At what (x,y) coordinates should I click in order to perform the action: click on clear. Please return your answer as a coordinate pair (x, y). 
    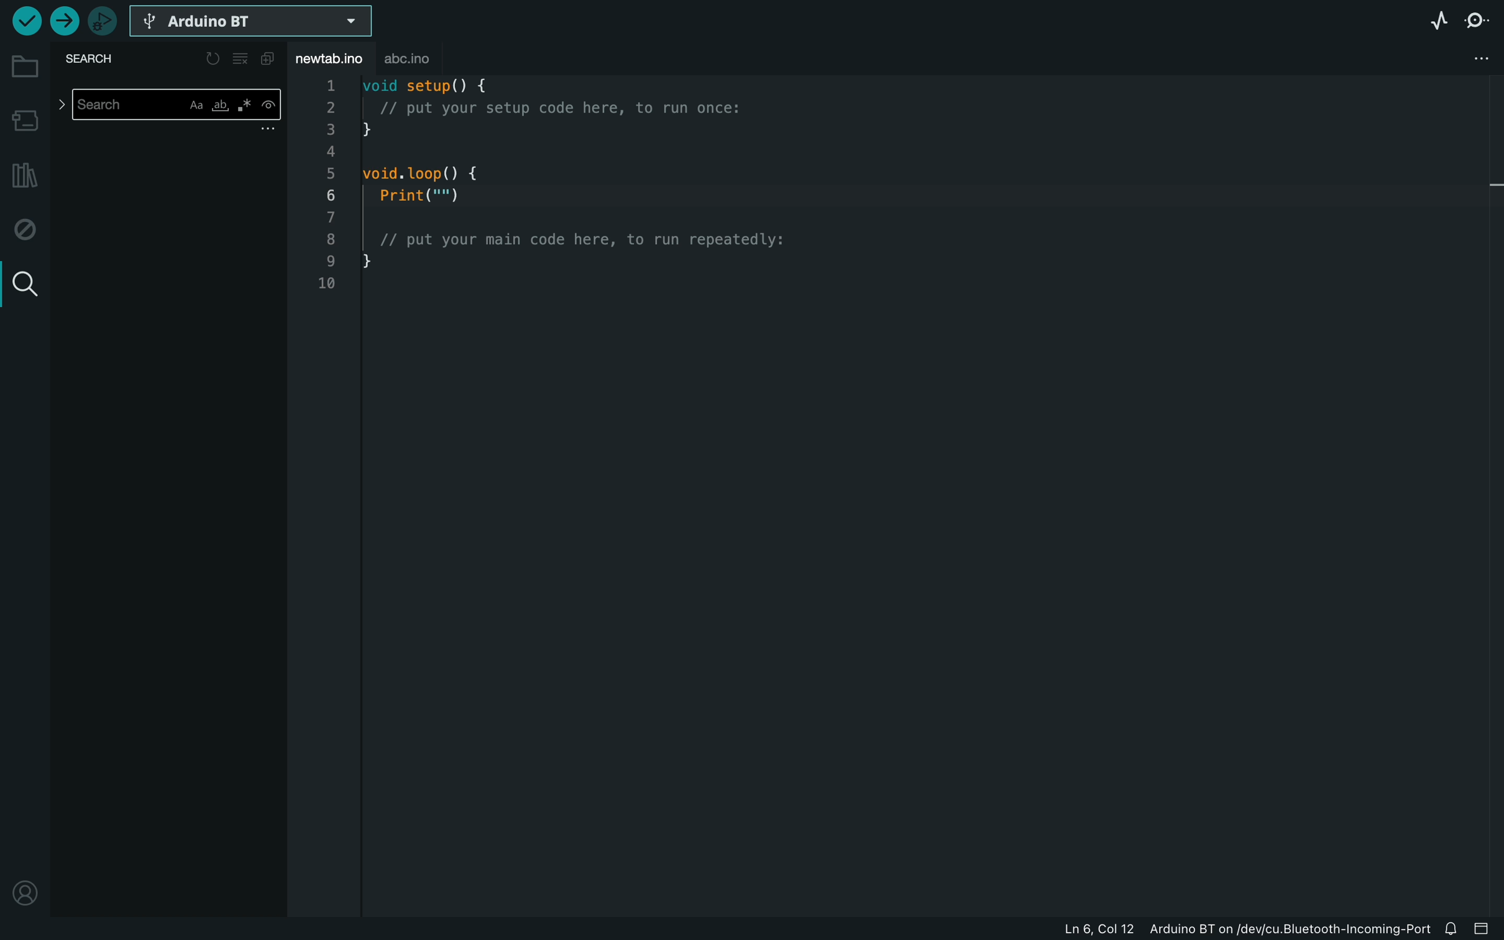
    Looking at the image, I should click on (243, 60).